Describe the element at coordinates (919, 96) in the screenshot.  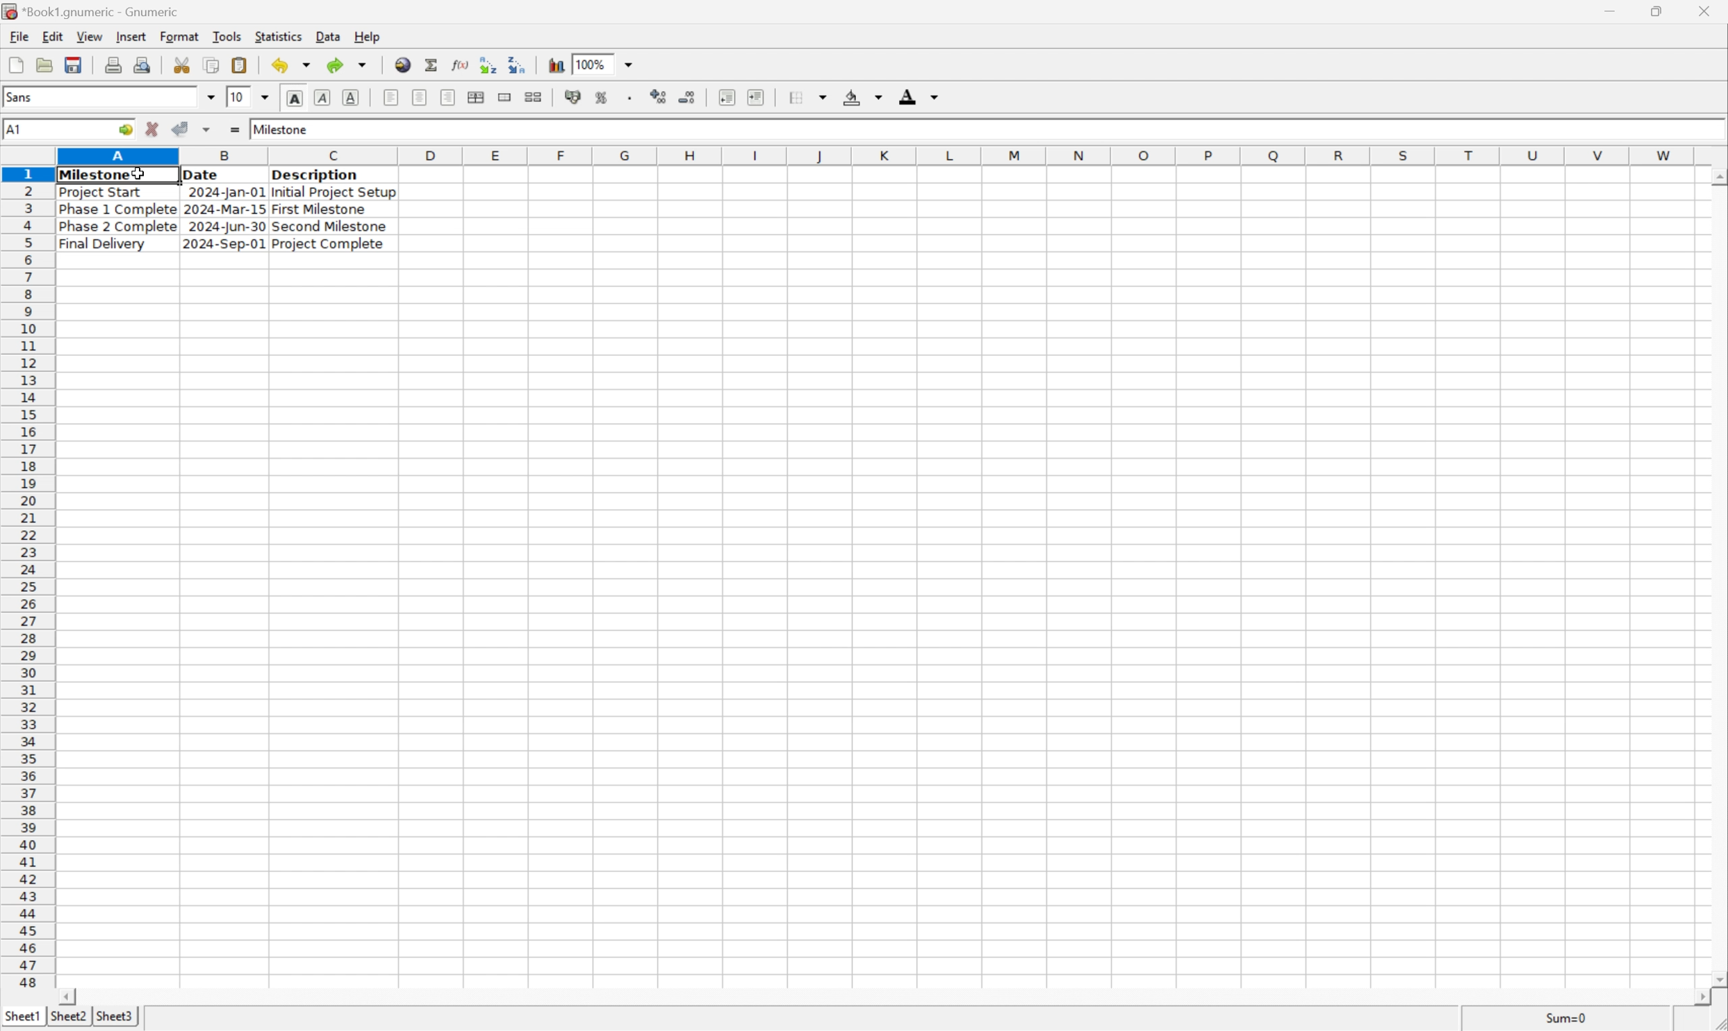
I see `font color` at that location.